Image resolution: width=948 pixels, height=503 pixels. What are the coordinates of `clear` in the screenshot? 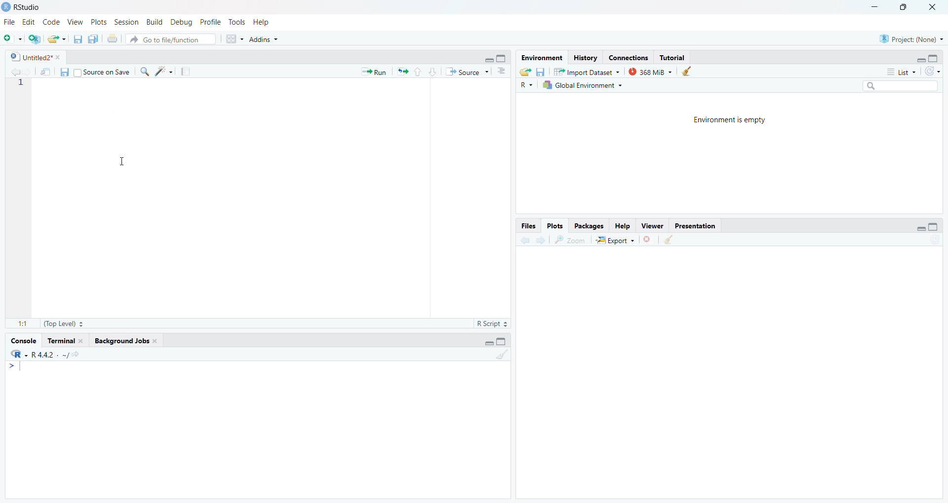 It's located at (671, 241).